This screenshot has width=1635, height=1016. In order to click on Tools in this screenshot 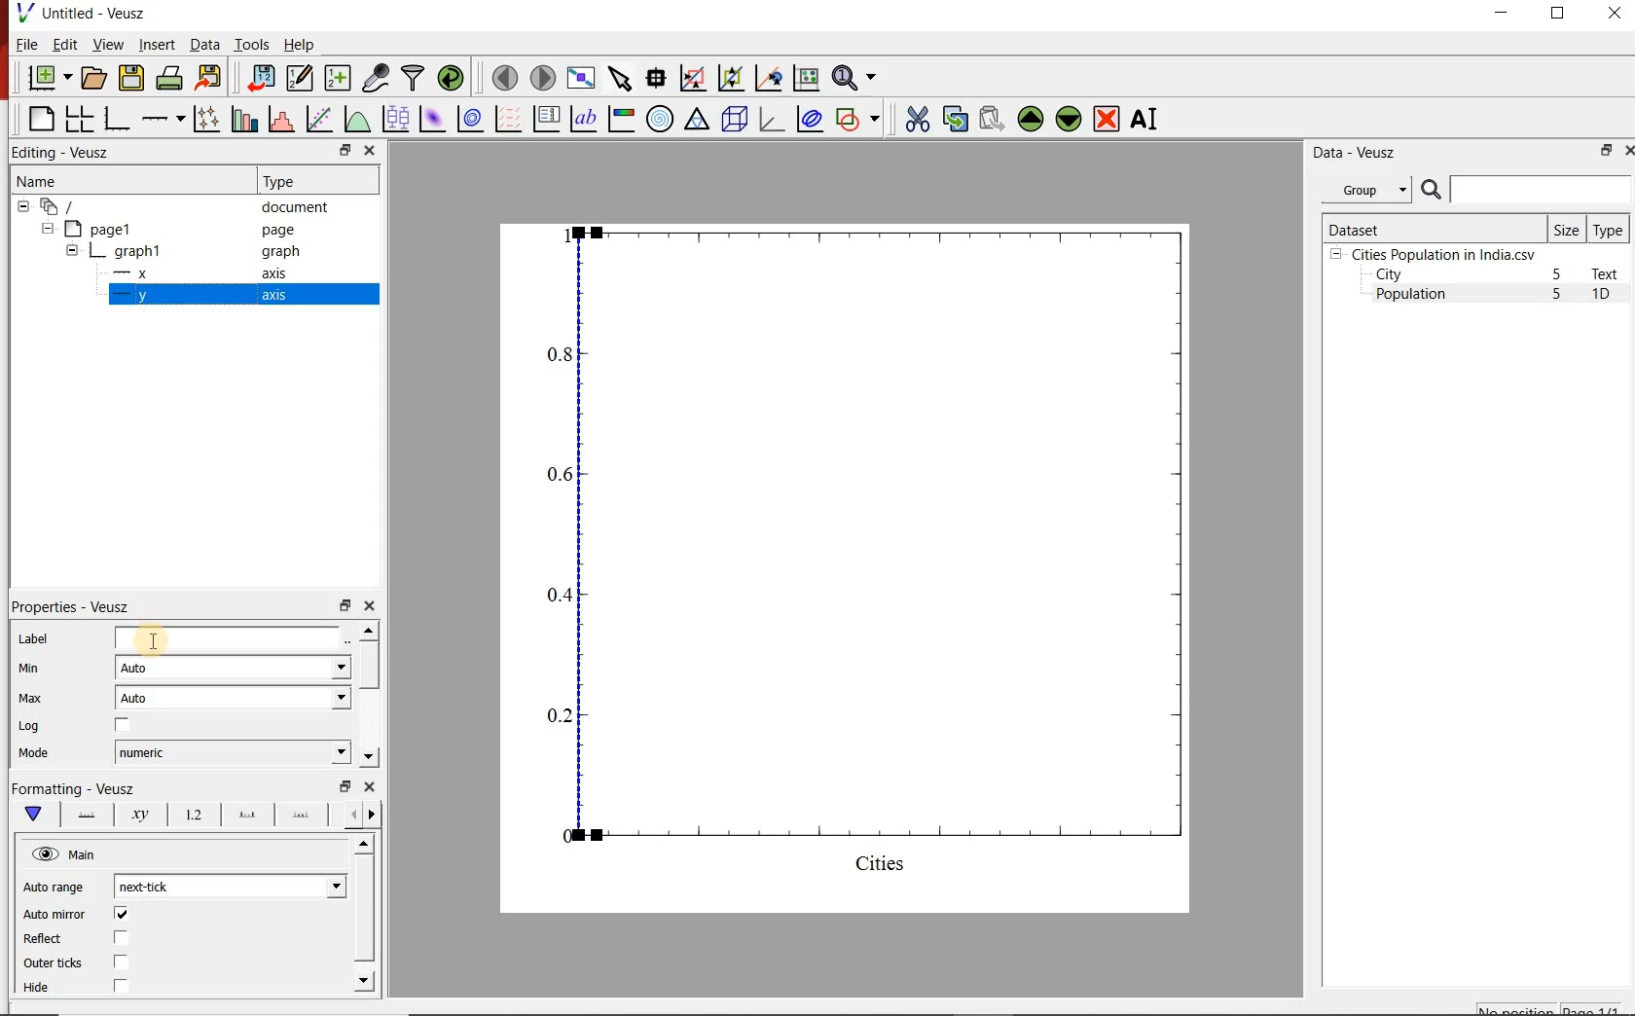, I will do `click(250, 44)`.